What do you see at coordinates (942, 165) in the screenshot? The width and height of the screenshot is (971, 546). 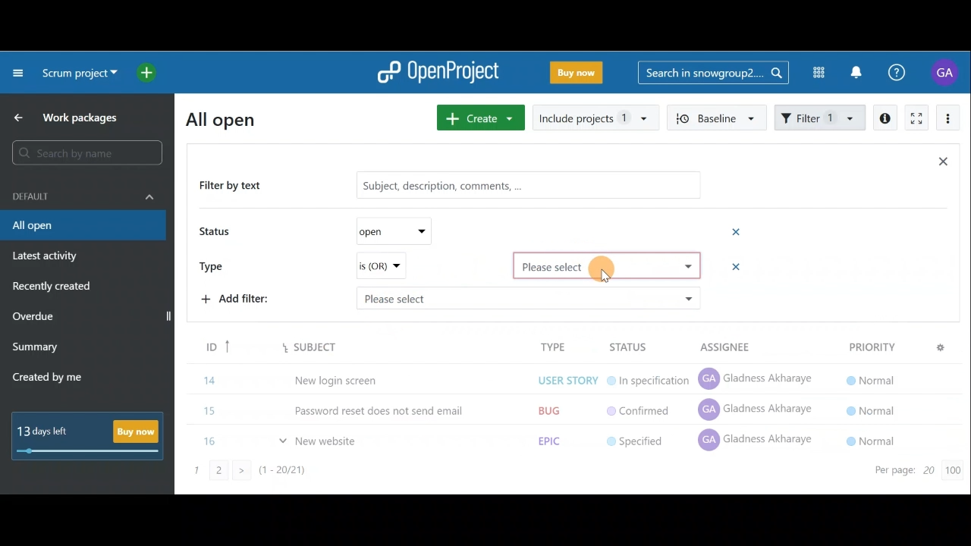 I see `Close` at bounding box center [942, 165].